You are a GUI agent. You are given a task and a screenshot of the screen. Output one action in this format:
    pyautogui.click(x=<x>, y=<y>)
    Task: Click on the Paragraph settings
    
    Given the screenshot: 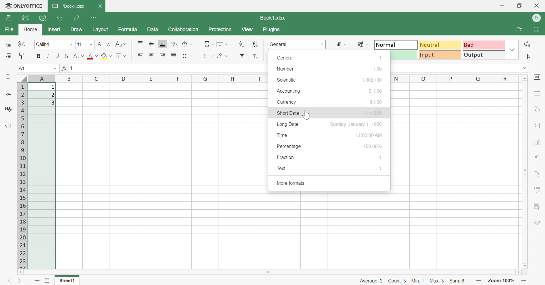 What is the action you would take?
    pyautogui.click(x=537, y=158)
    